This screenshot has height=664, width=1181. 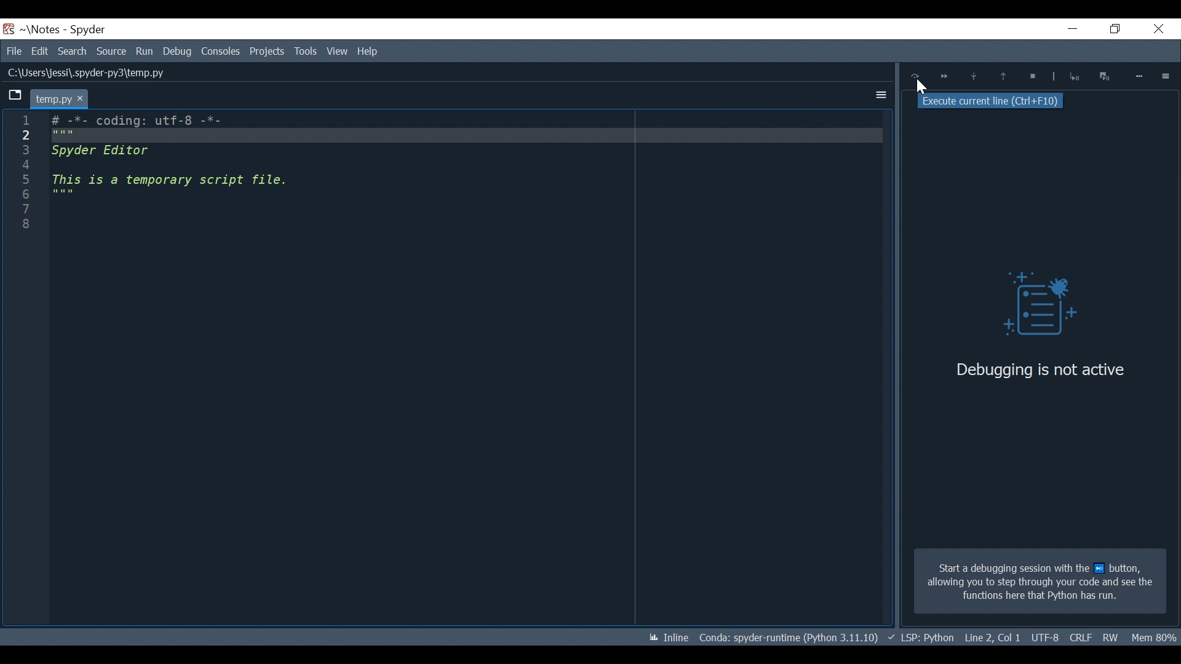 I want to click on Consoles, so click(x=220, y=51).